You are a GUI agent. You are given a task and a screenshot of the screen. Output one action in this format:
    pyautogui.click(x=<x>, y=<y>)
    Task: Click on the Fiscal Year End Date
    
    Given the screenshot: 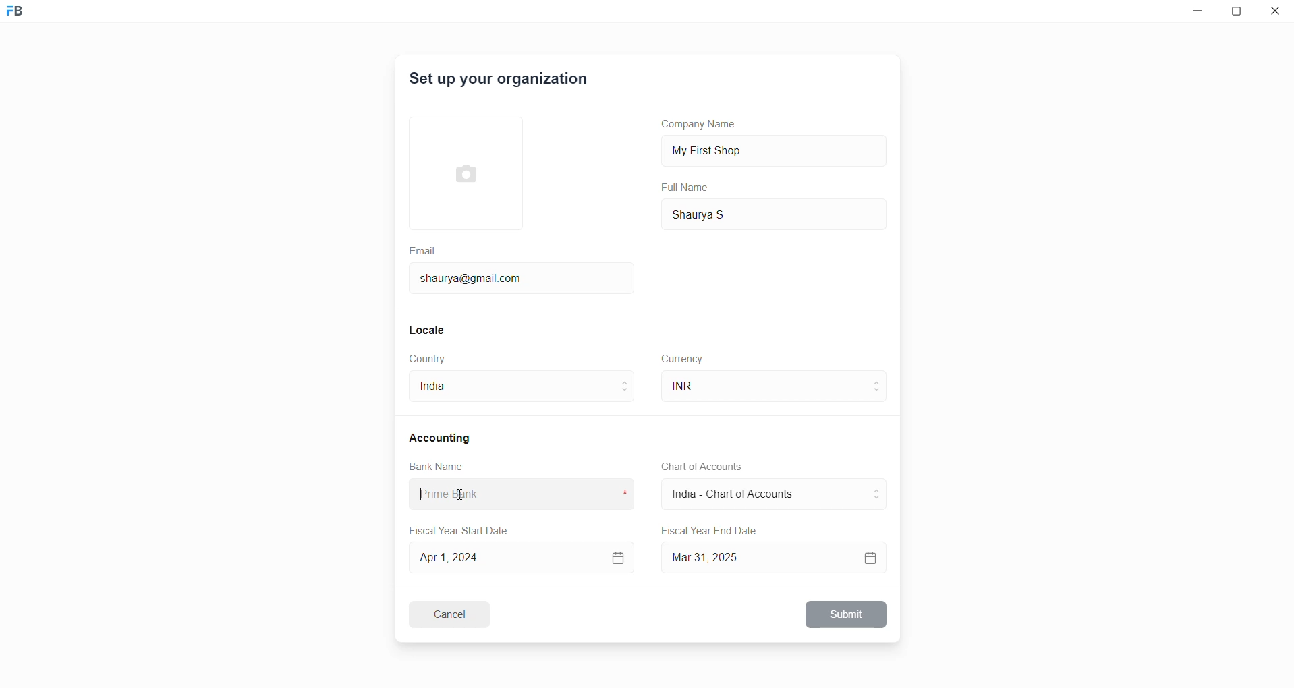 What is the action you would take?
    pyautogui.click(x=710, y=531)
    